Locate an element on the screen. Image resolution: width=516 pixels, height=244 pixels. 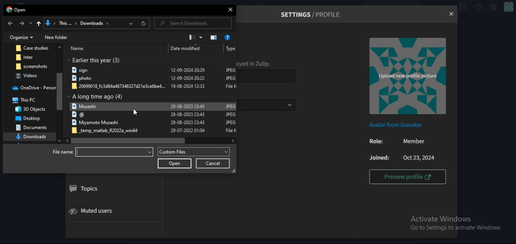
text is located at coordinates (152, 49).